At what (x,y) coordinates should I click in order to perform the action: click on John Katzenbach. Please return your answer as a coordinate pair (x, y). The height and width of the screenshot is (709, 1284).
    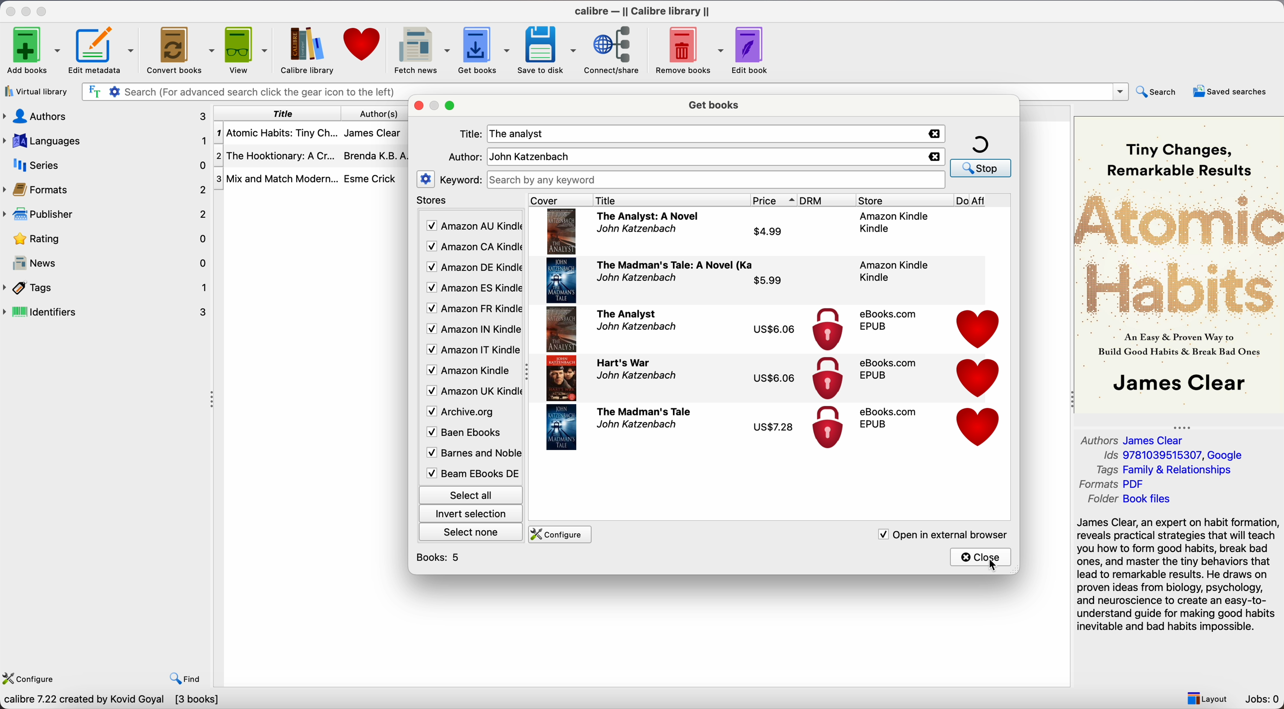
    Looking at the image, I should click on (637, 425).